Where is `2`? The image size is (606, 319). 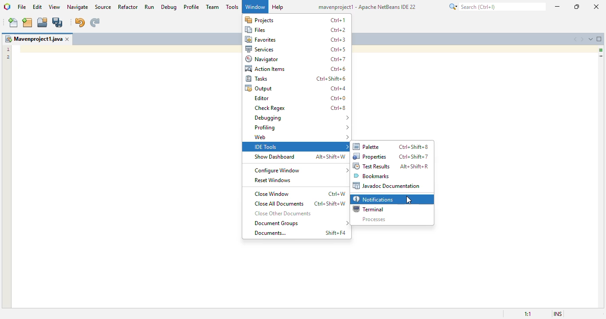 2 is located at coordinates (8, 58).